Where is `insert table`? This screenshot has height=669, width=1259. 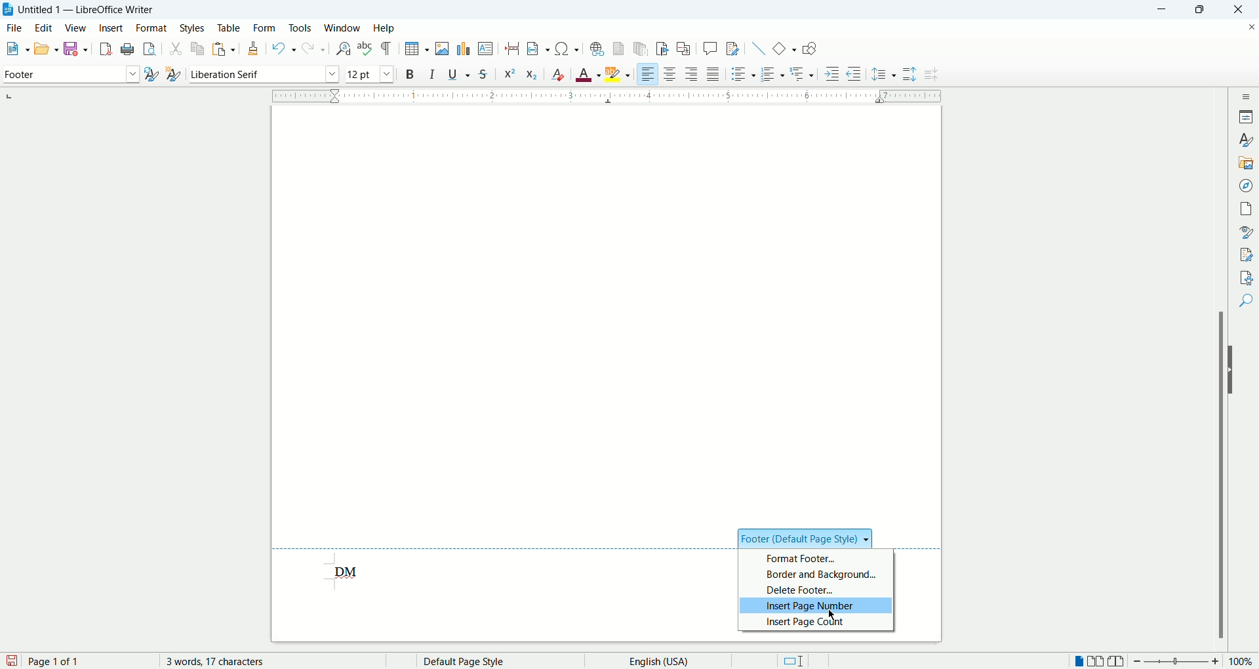
insert table is located at coordinates (417, 49).